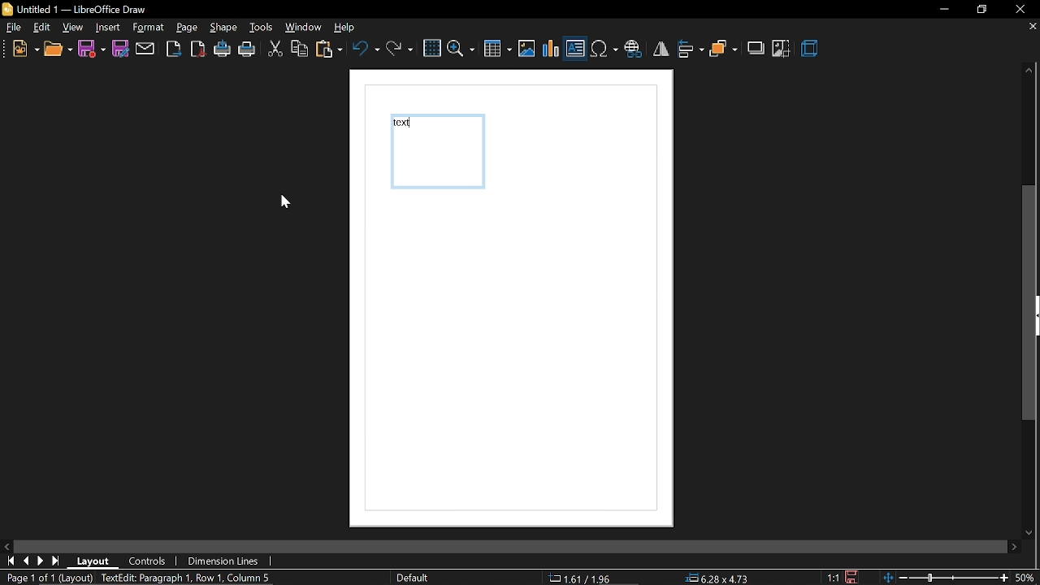 The image size is (1040, 585). I want to click on save as, so click(120, 49).